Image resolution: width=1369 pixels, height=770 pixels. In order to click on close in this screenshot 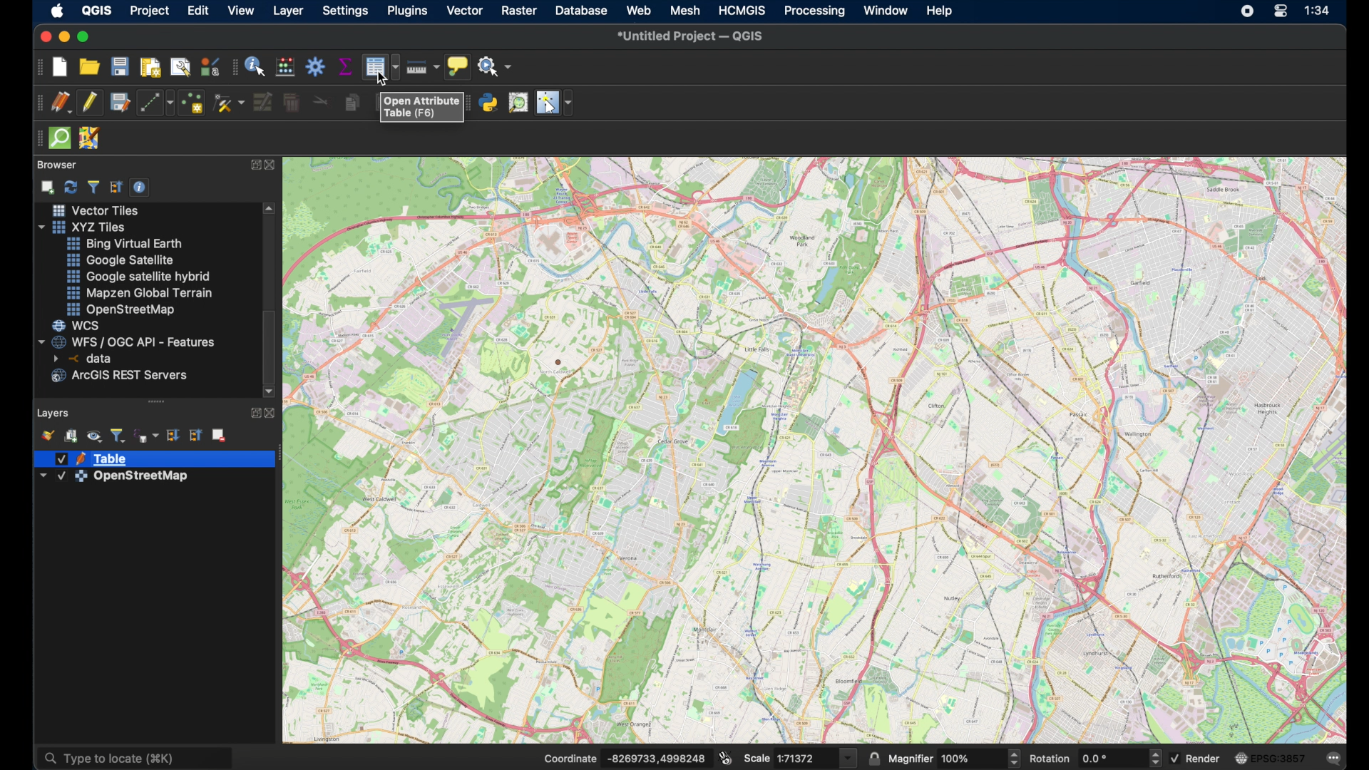, I will do `click(273, 164)`.